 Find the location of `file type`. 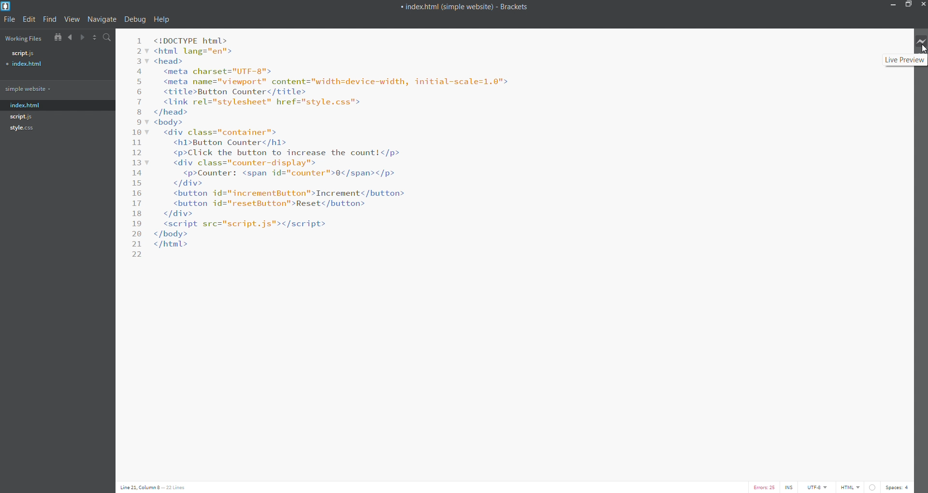

file type is located at coordinates (852, 487).